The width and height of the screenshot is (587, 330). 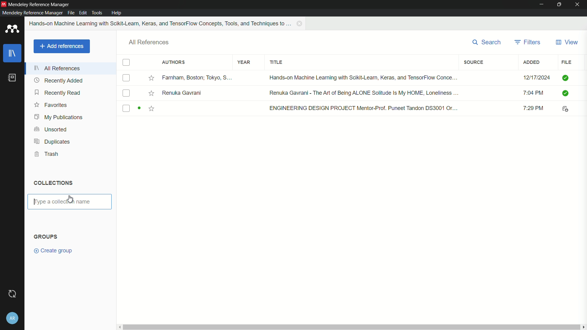 What do you see at coordinates (173, 62) in the screenshot?
I see `authors` at bounding box center [173, 62].